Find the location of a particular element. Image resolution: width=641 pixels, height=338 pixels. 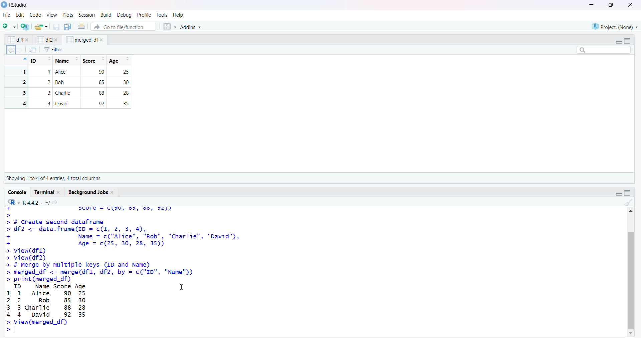

send is located at coordinates (33, 50).